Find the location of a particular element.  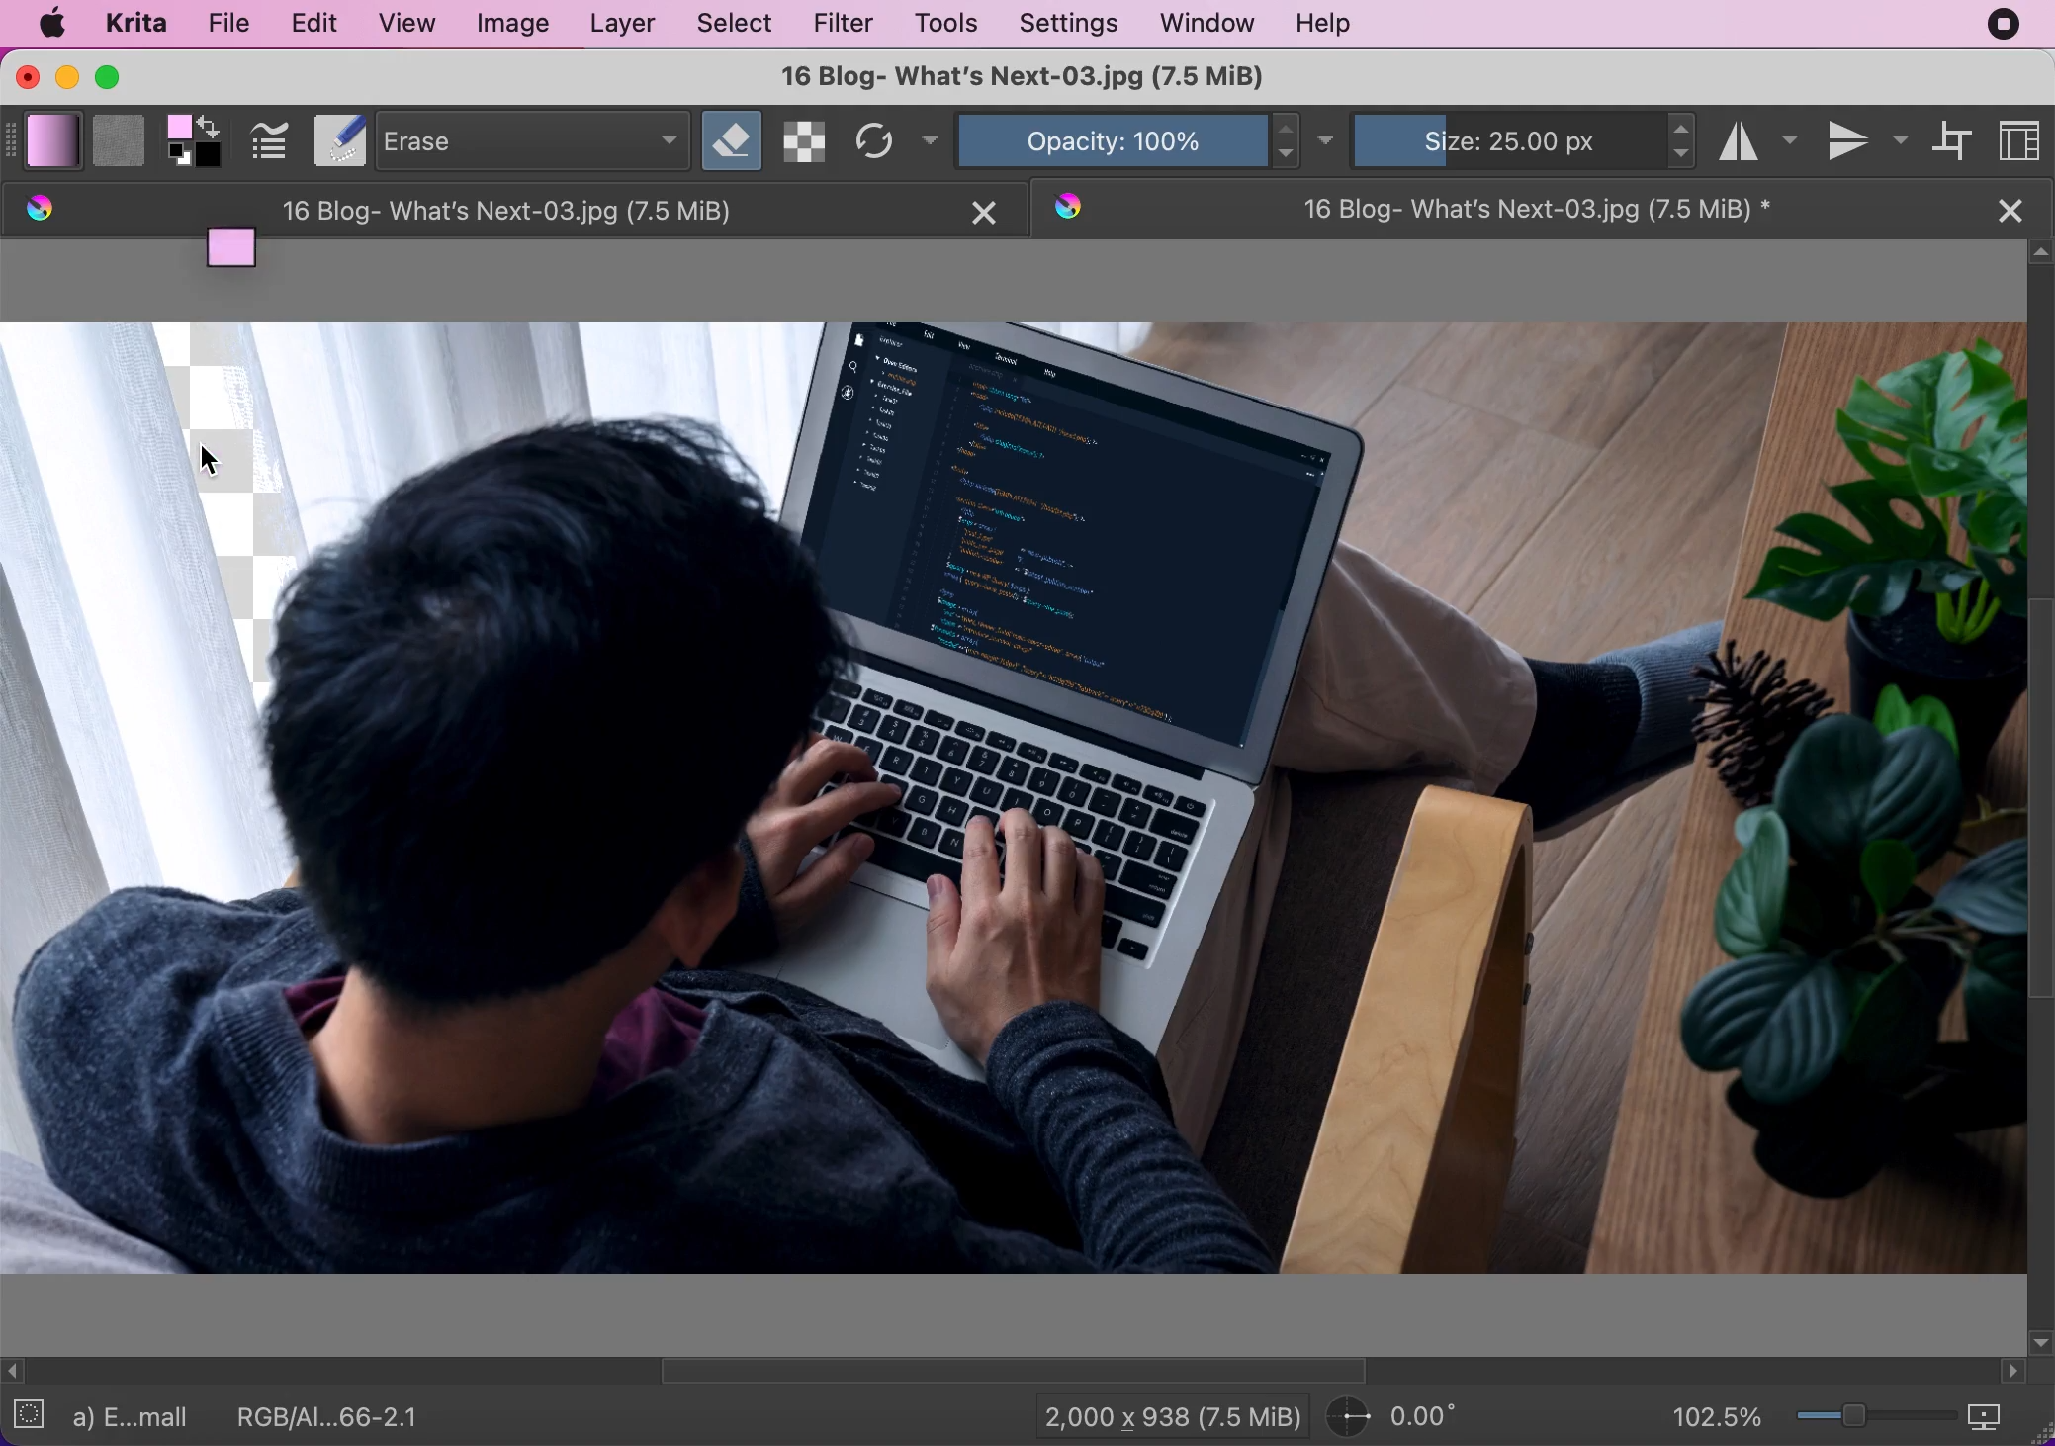

recording stopped is located at coordinates (2007, 24).